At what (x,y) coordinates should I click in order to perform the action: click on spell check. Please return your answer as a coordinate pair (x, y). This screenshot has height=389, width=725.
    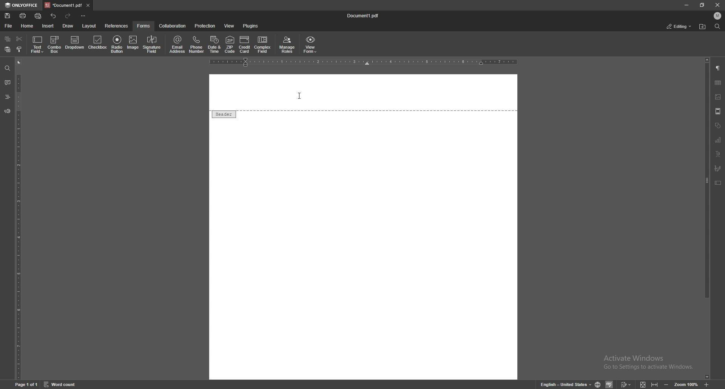
    Looking at the image, I should click on (610, 383).